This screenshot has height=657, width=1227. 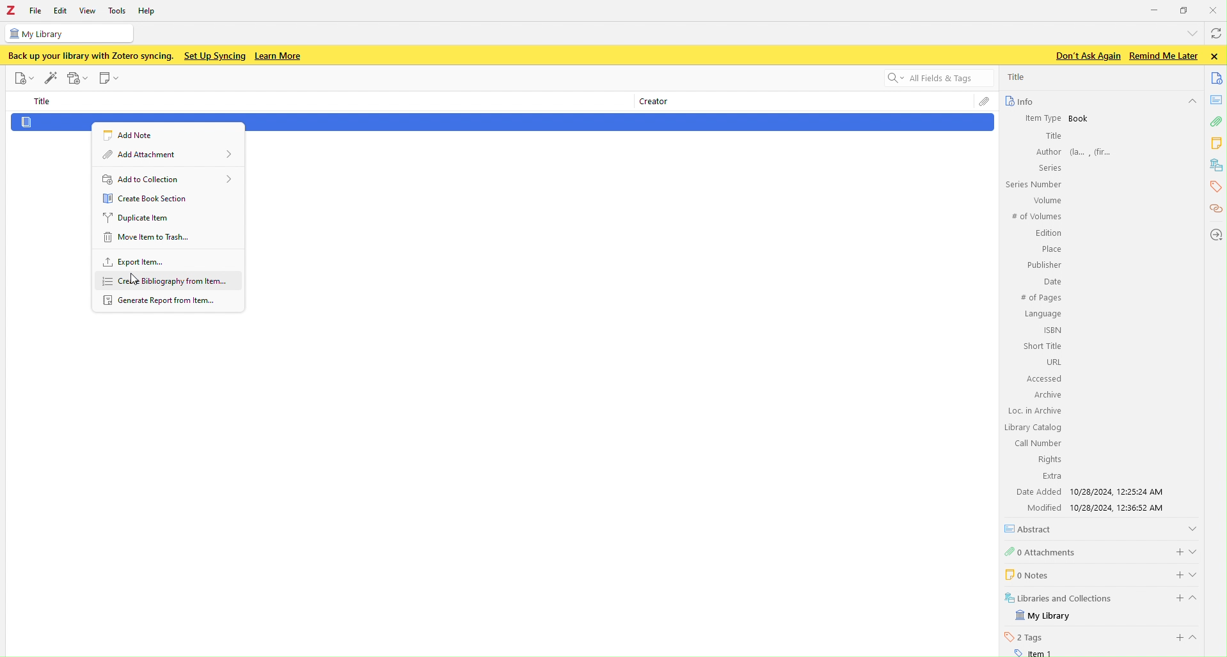 I want to click on Author, so click(x=1047, y=151).